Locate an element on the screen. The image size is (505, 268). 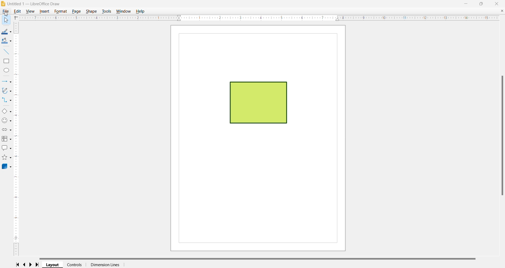
Scroll to previous page is located at coordinates (25, 265).